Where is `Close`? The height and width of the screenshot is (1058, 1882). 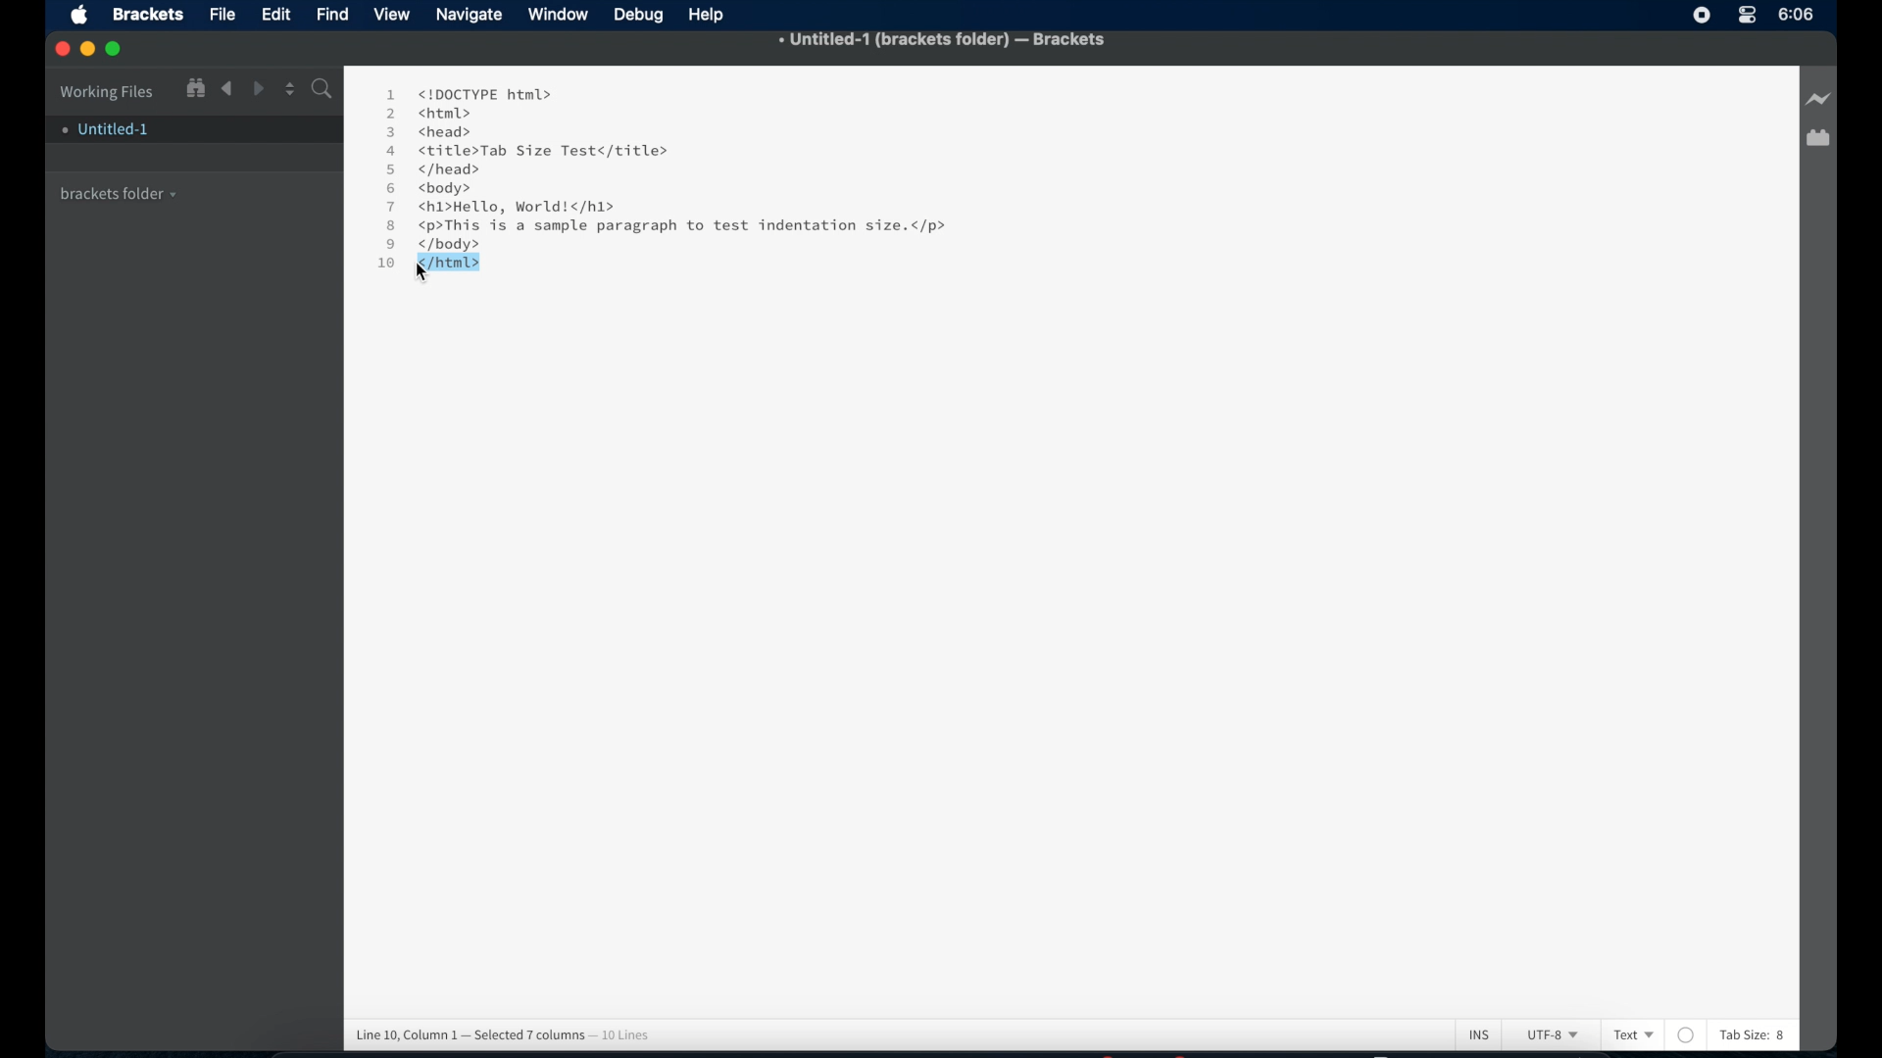
Close is located at coordinates (63, 50).